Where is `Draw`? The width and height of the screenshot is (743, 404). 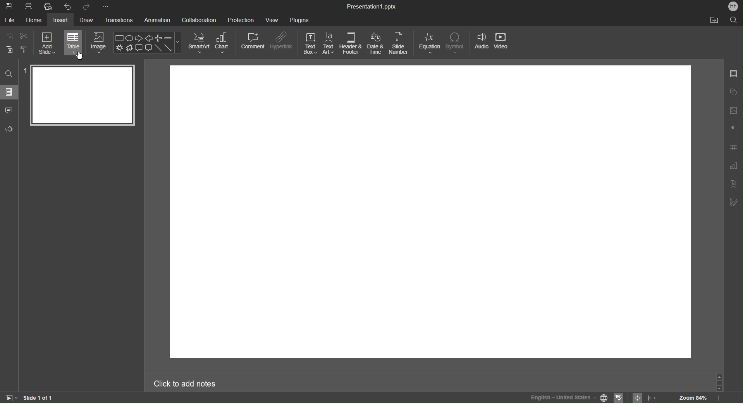 Draw is located at coordinates (88, 21).